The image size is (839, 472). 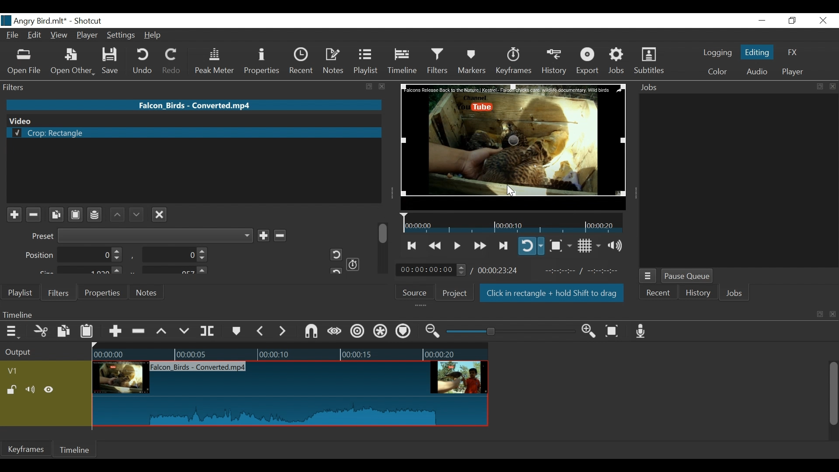 What do you see at coordinates (38, 371) in the screenshot?
I see `Video Track Name` at bounding box center [38, 371].